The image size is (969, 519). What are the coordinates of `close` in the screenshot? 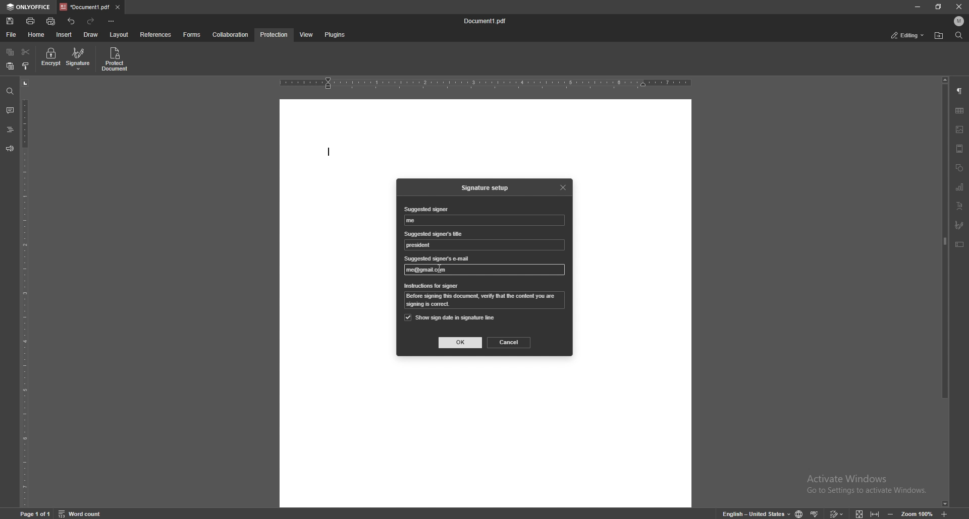 It's located at (959, 8).